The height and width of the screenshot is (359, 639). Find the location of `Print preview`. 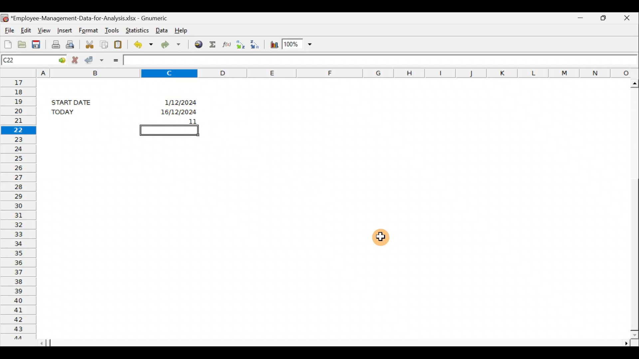

Print preview is located at coordinates (72, 44).